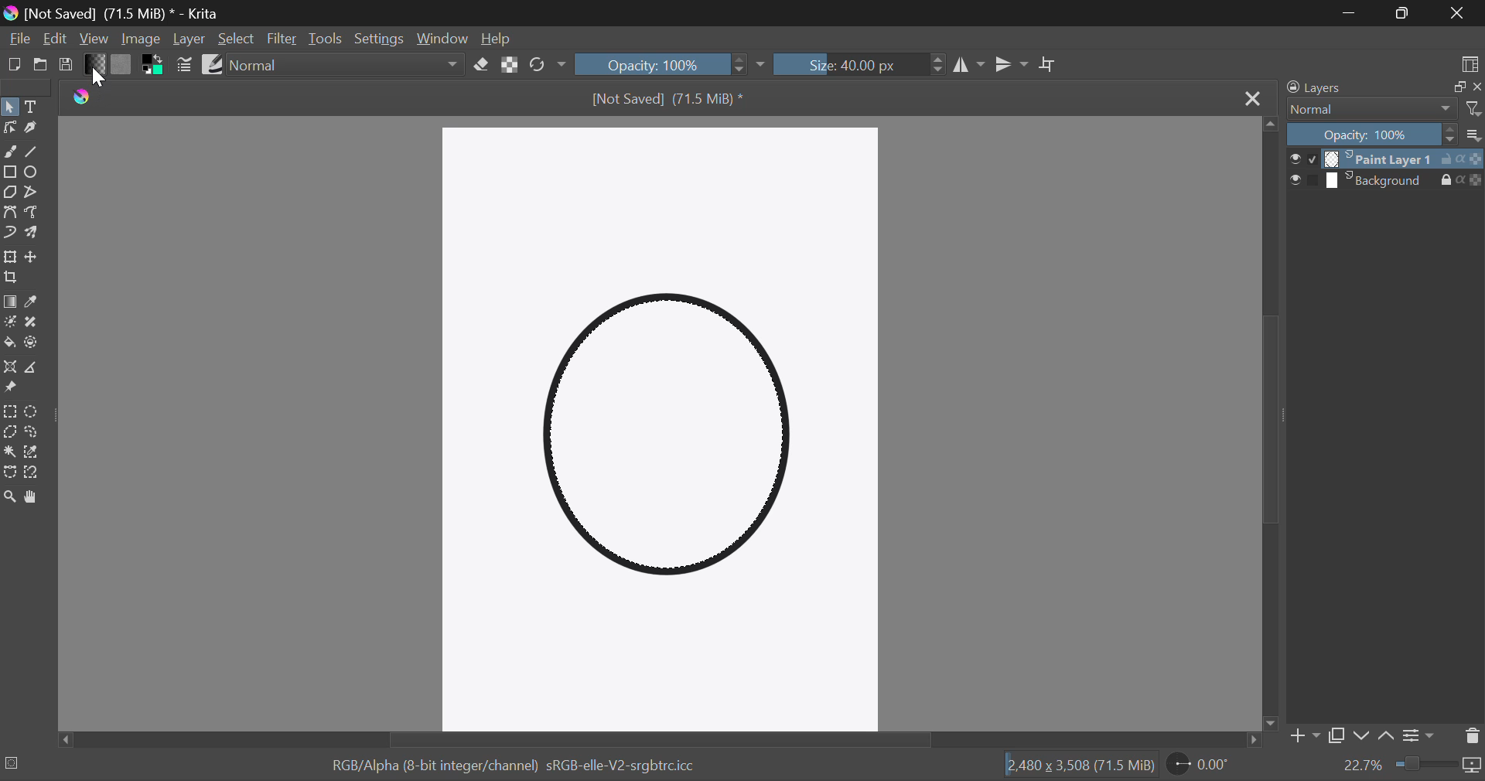  Describe the element at coordinates (12, 410) in the screenshot. I see `Rectangle Selection` at that location.